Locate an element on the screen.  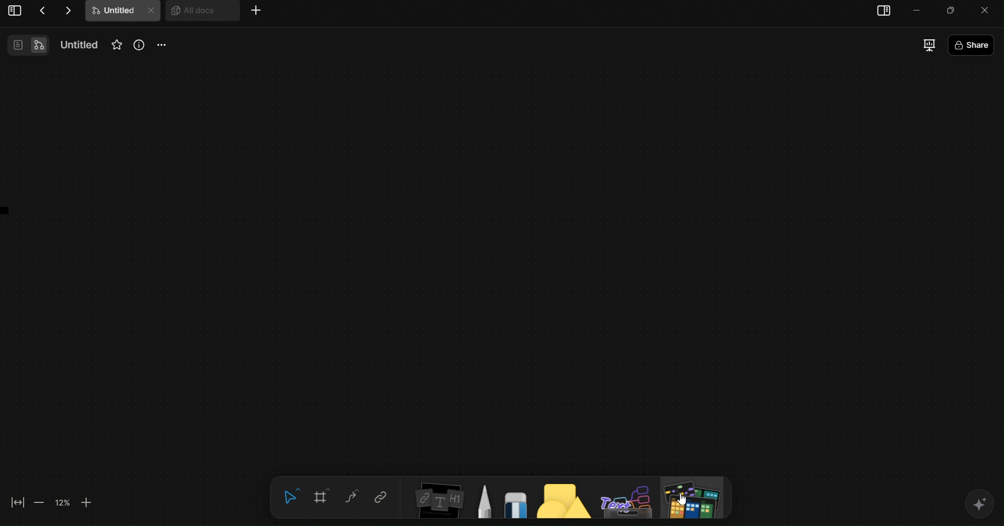
sidebar is located at coordinates (885, 12).